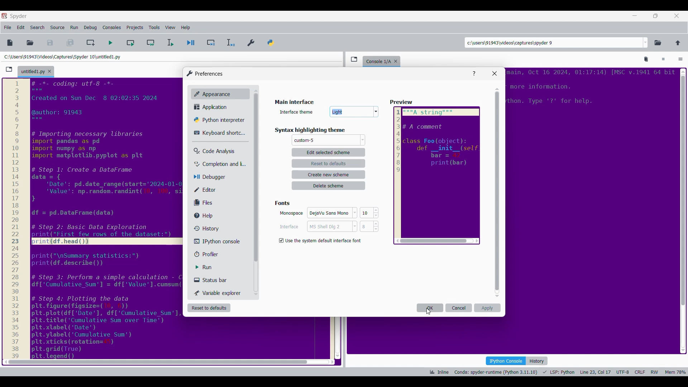 This screenshot has height=387, width=688. I want to click on scroll bar, so click(682, 209).